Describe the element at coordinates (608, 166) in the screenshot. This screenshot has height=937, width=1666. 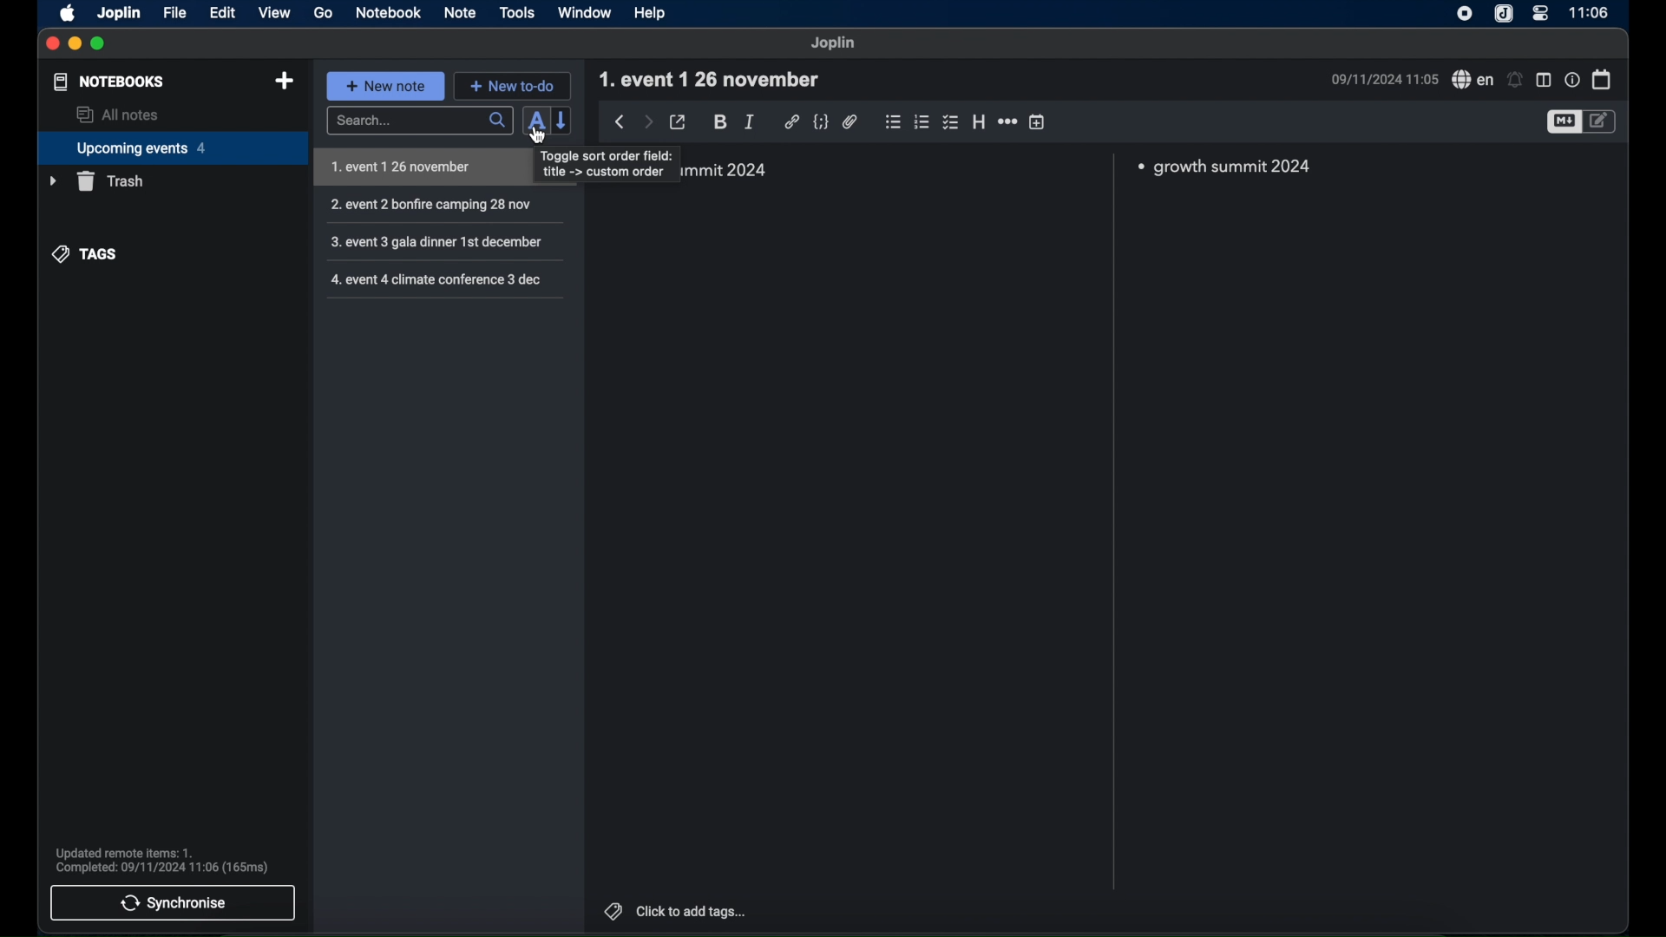
I see `Toggle sort order field: title -> custom order` at that location.